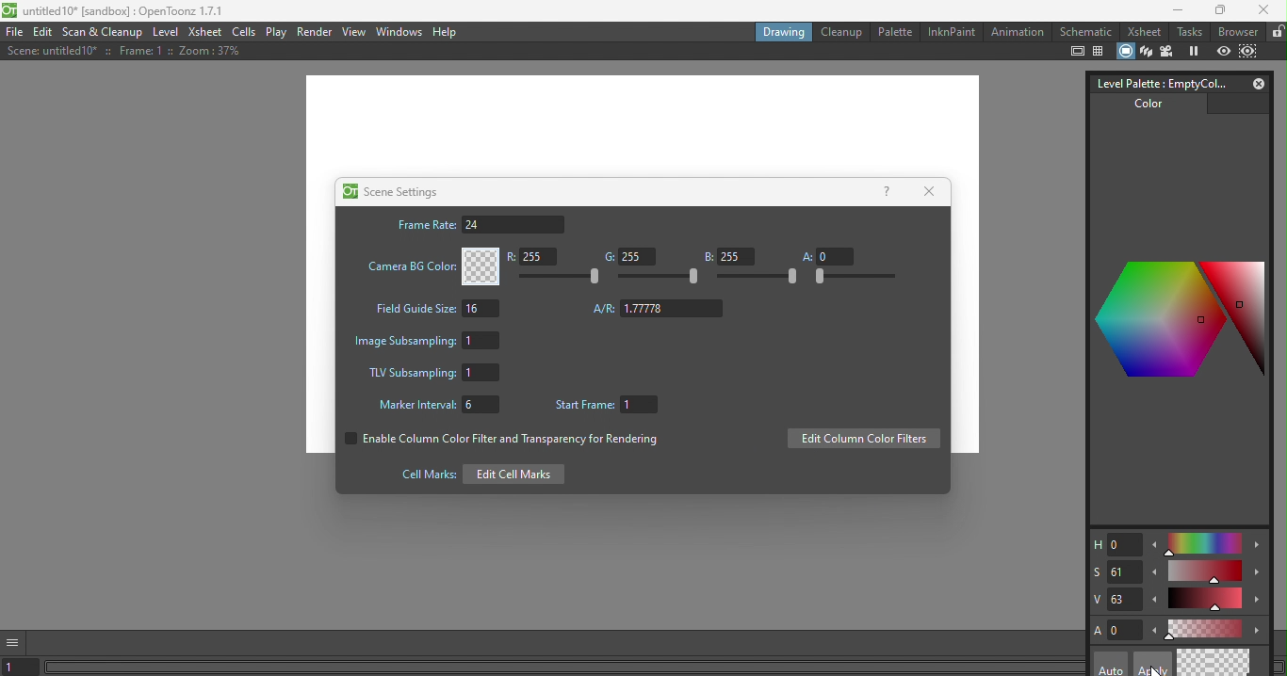 The width and height of the screenshot is (1287, 676). What do you see at coordinates (563, 277) in the screenshot?
I see `Slide bar` at bounding box center [563, 277].